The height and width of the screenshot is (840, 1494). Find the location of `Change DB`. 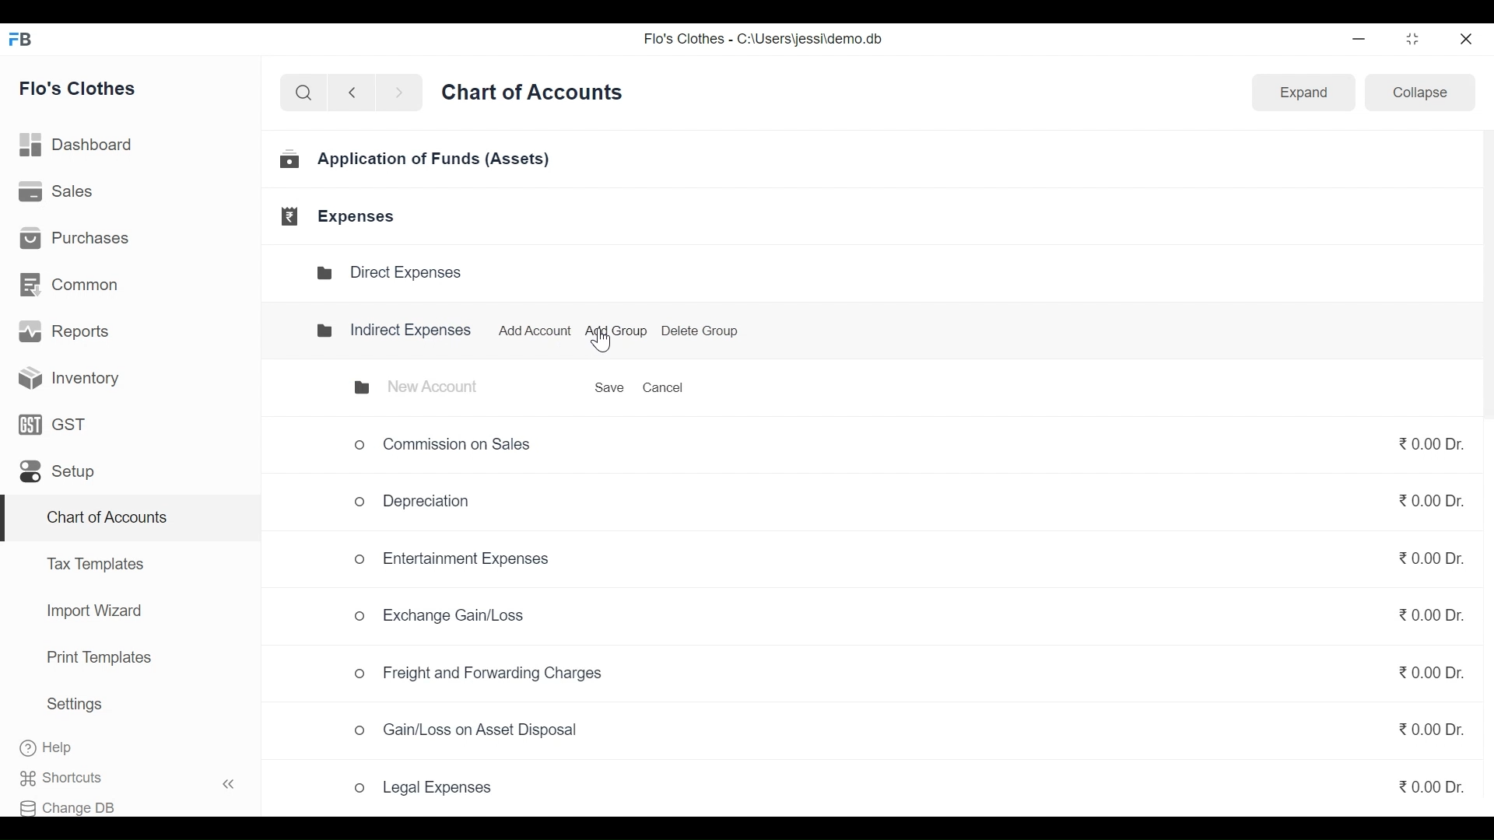

Change DB is located at coordinates (75, 804).